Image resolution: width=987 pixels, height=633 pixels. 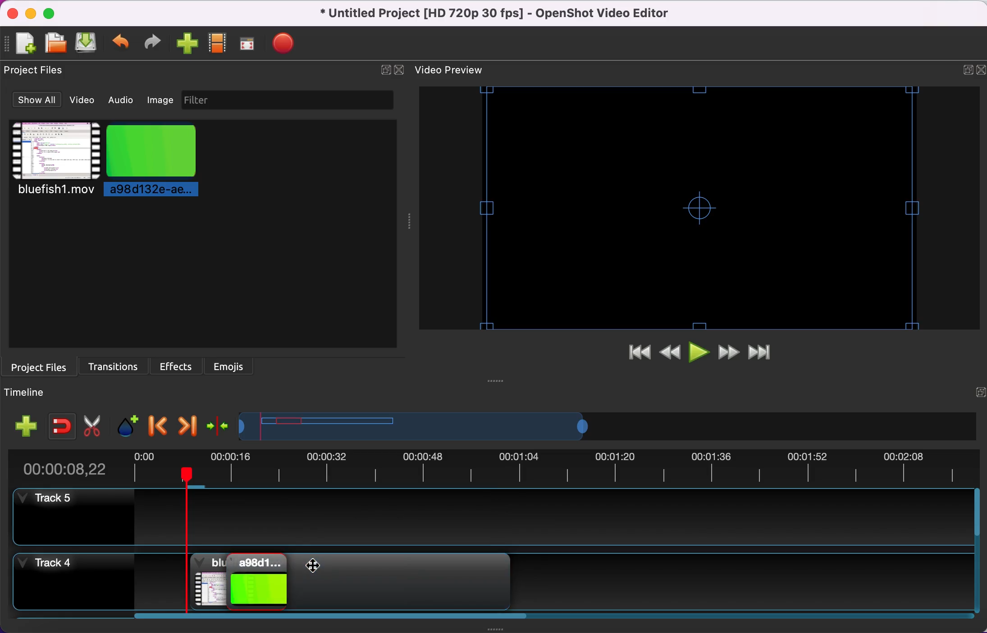 I want to click on filter, so click(x=287, y=100).